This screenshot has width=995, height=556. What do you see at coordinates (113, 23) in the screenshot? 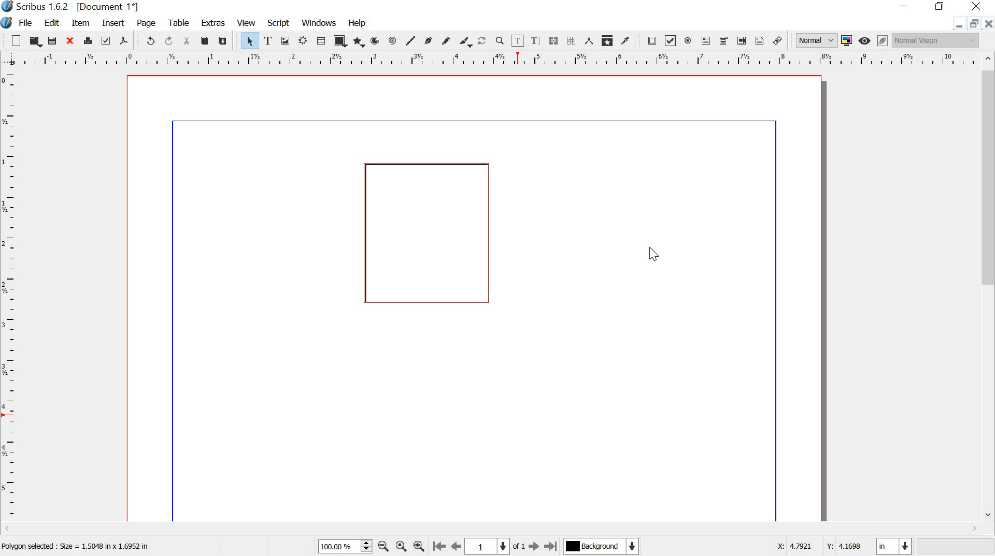
I see `insert` at bounding box center [113, 23].